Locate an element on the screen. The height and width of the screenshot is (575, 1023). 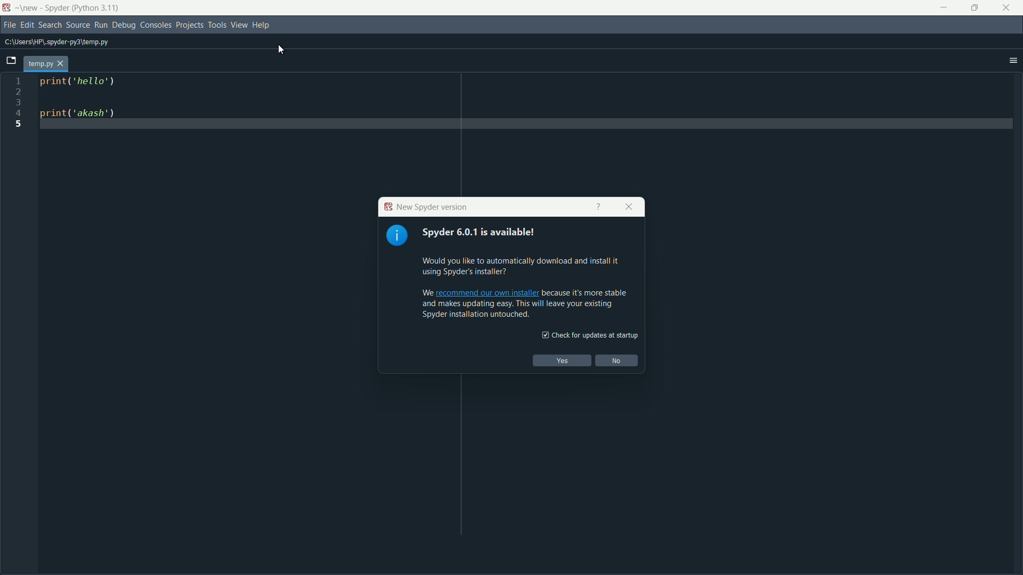
information is located at coordinates (397, 236).